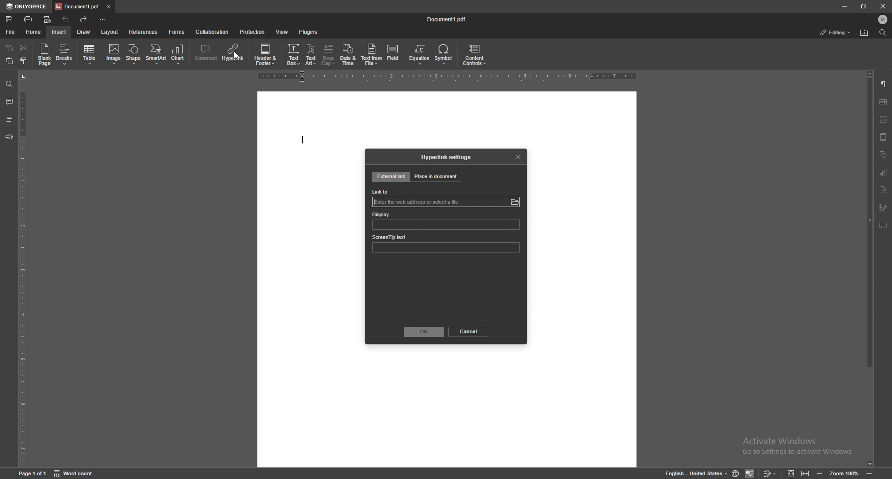 Image resolution: width=892 pixels, height=479 pixels. Describe the element at coordinates (328, 55) in the screenshot. I see `drop cap` at that location.